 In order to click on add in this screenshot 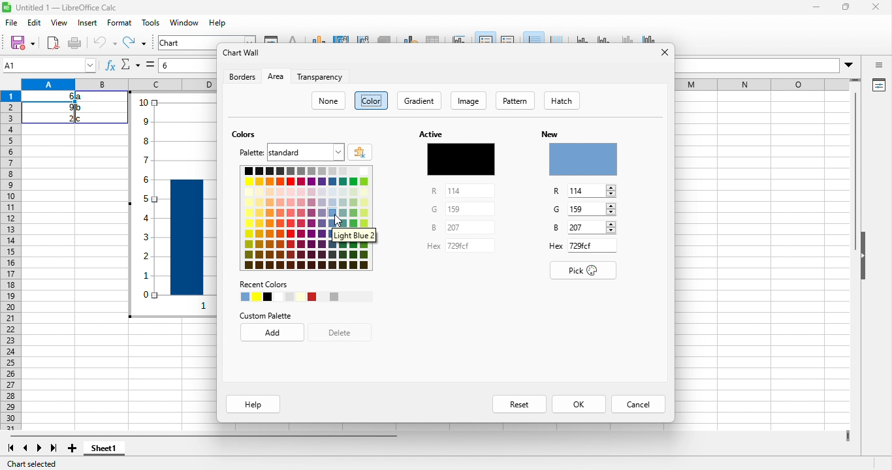, I will do `click(270, 333)`.